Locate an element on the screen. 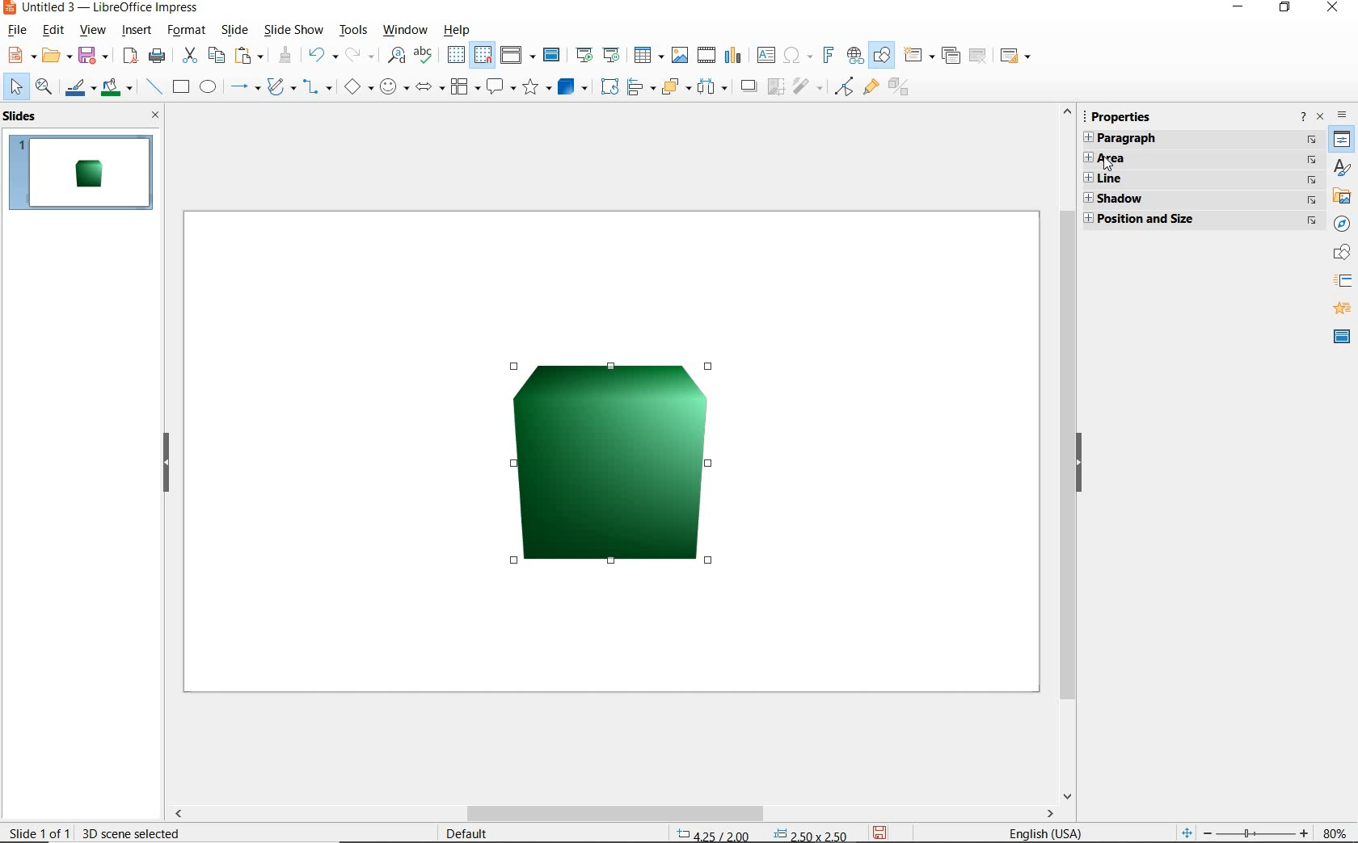 Image resolution: width=1358 pixels, height=843 pixels. display grid is located at coordinates (455, 56).